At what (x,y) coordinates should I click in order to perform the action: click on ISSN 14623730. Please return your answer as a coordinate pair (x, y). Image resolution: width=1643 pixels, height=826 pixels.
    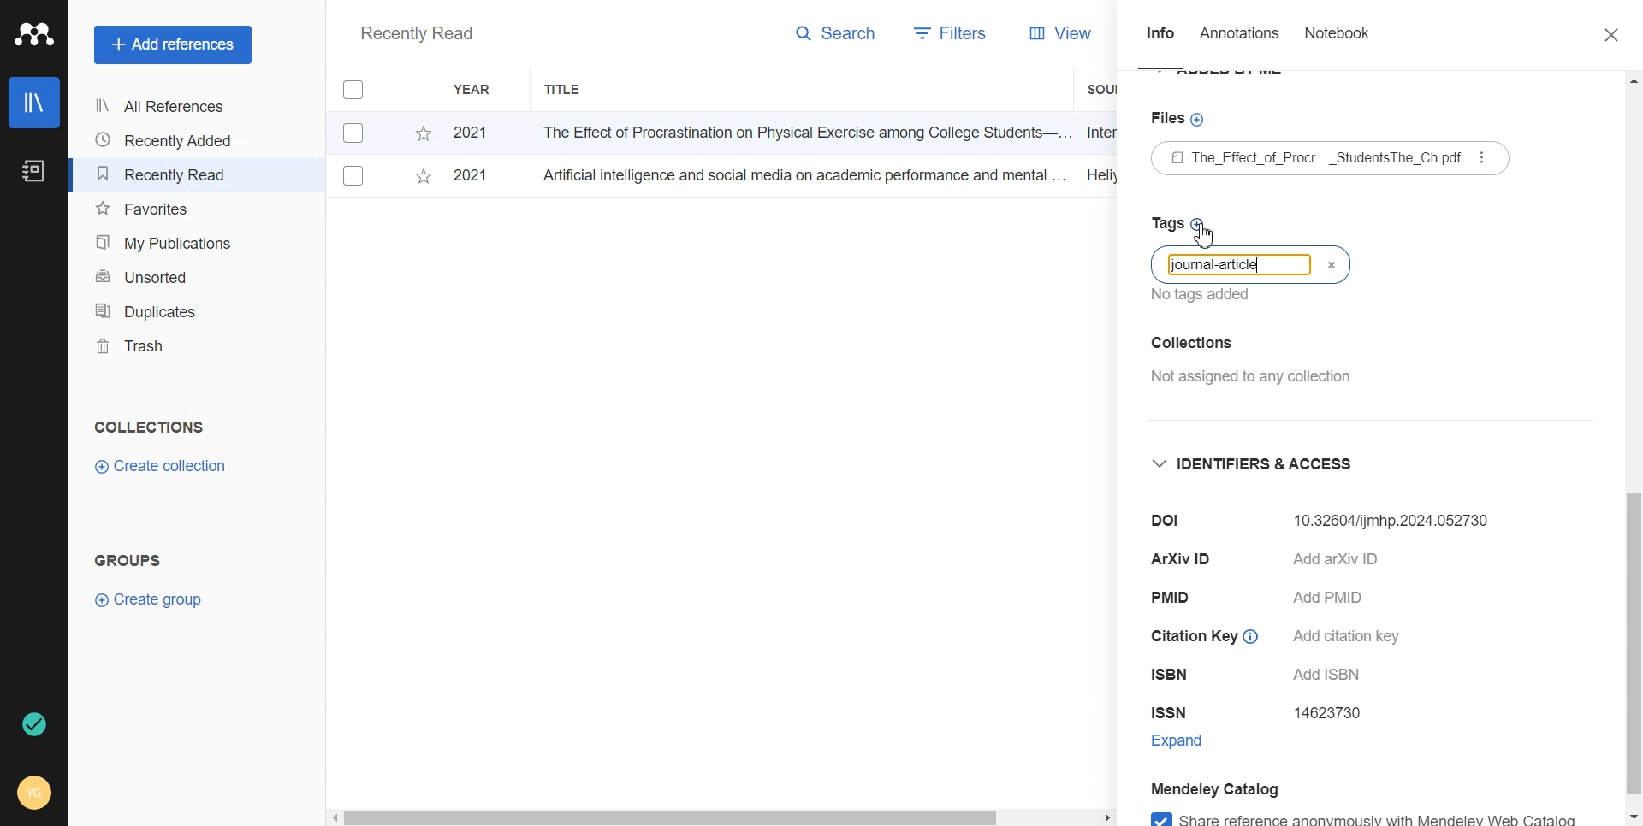
    Looking at the image, I should click on (1265, 713).